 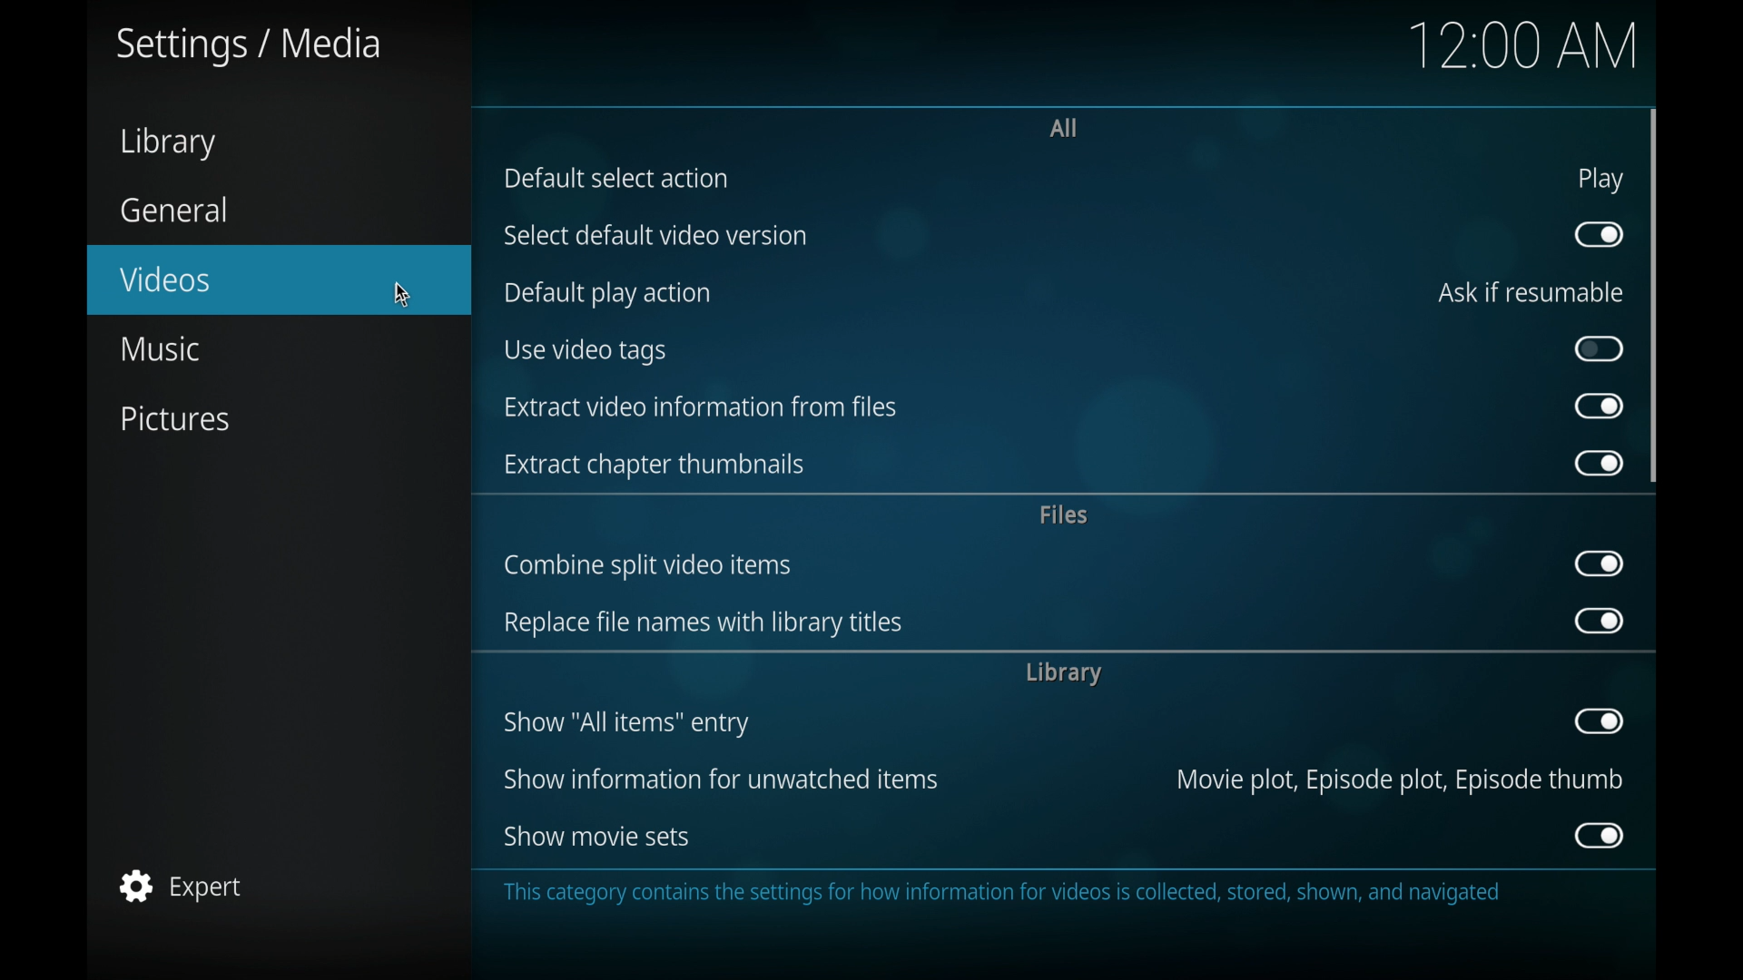 What do you see at coordinates (1009, 892) in the screenshot?
I see `This category contains the settings for how information for videos is collected, stored, shown, and navigated` at bounding box center [1009, 892].